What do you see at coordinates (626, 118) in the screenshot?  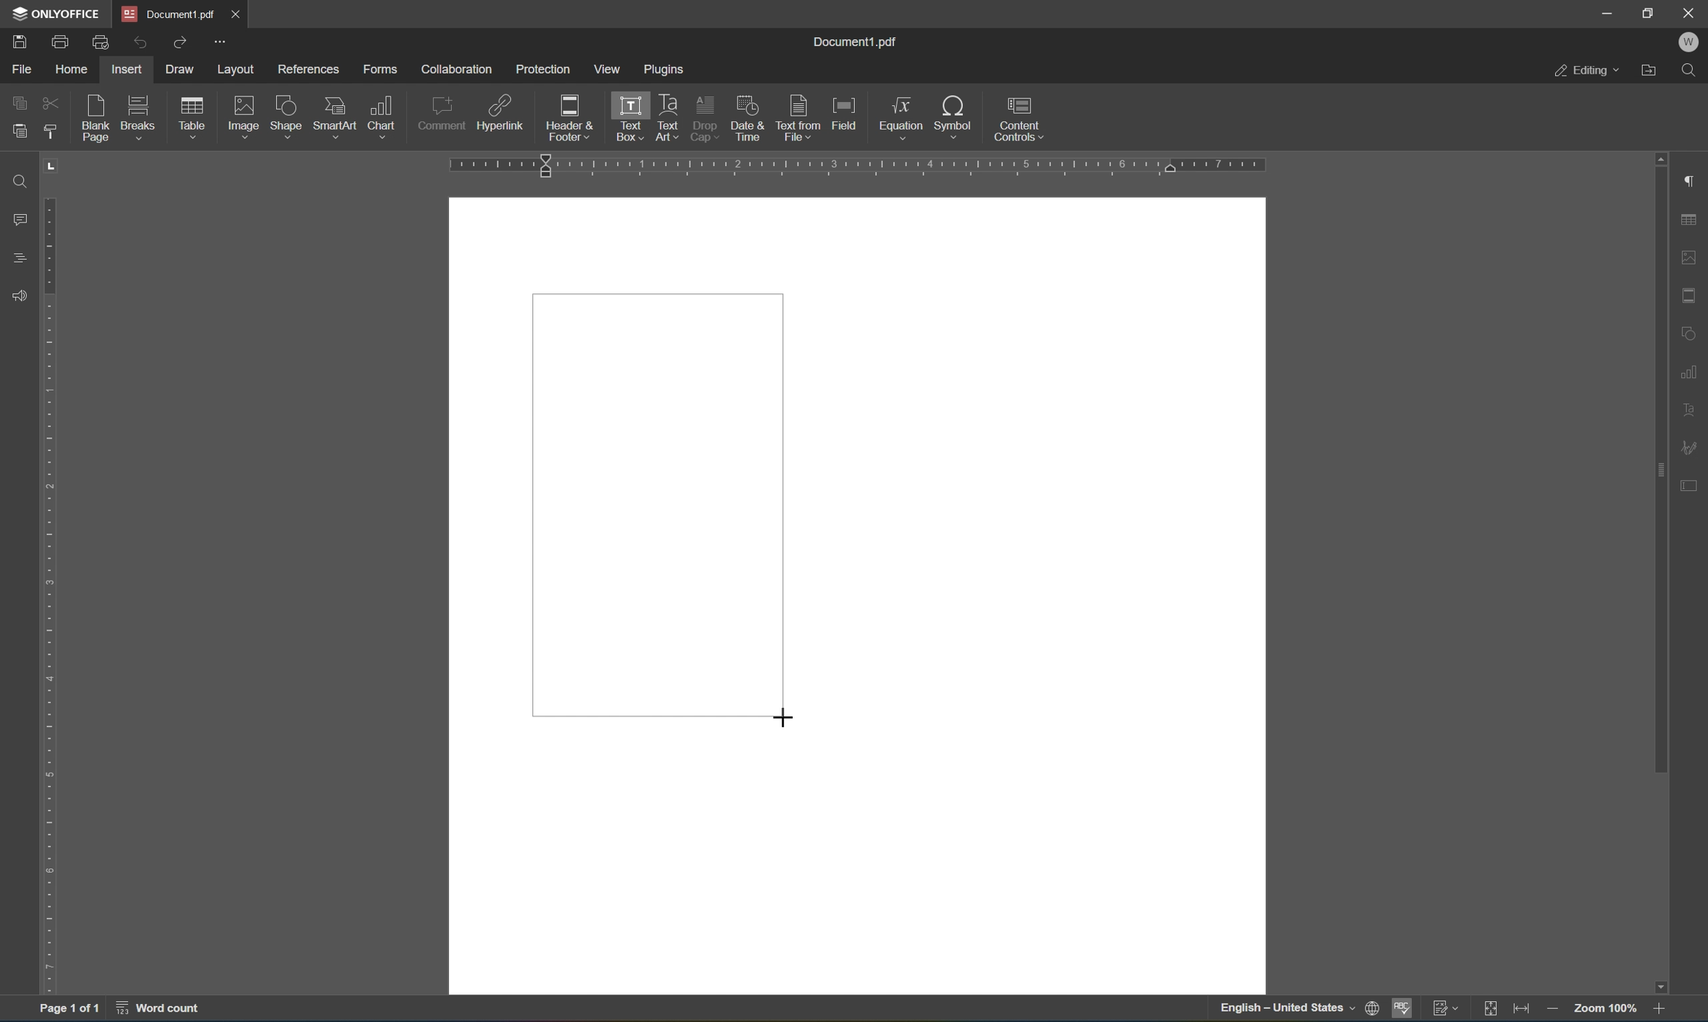 I see `text box` at bounding box center [626, 118].